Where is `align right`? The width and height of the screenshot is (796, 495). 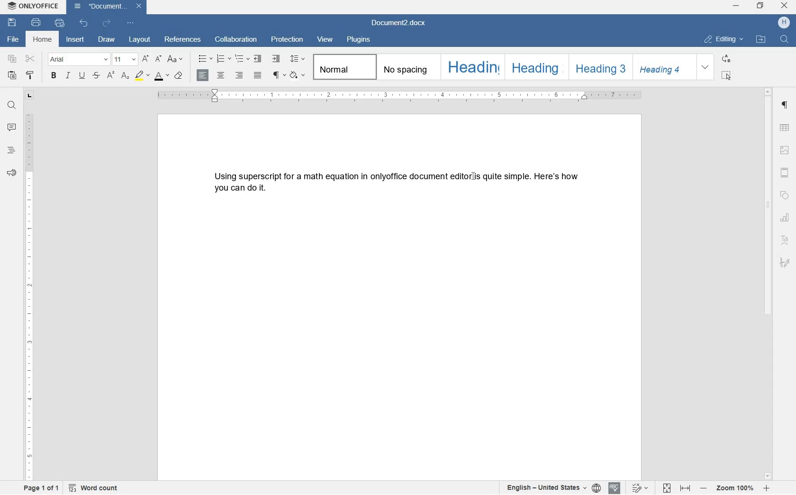 align right is located at coordinates (240, 75).